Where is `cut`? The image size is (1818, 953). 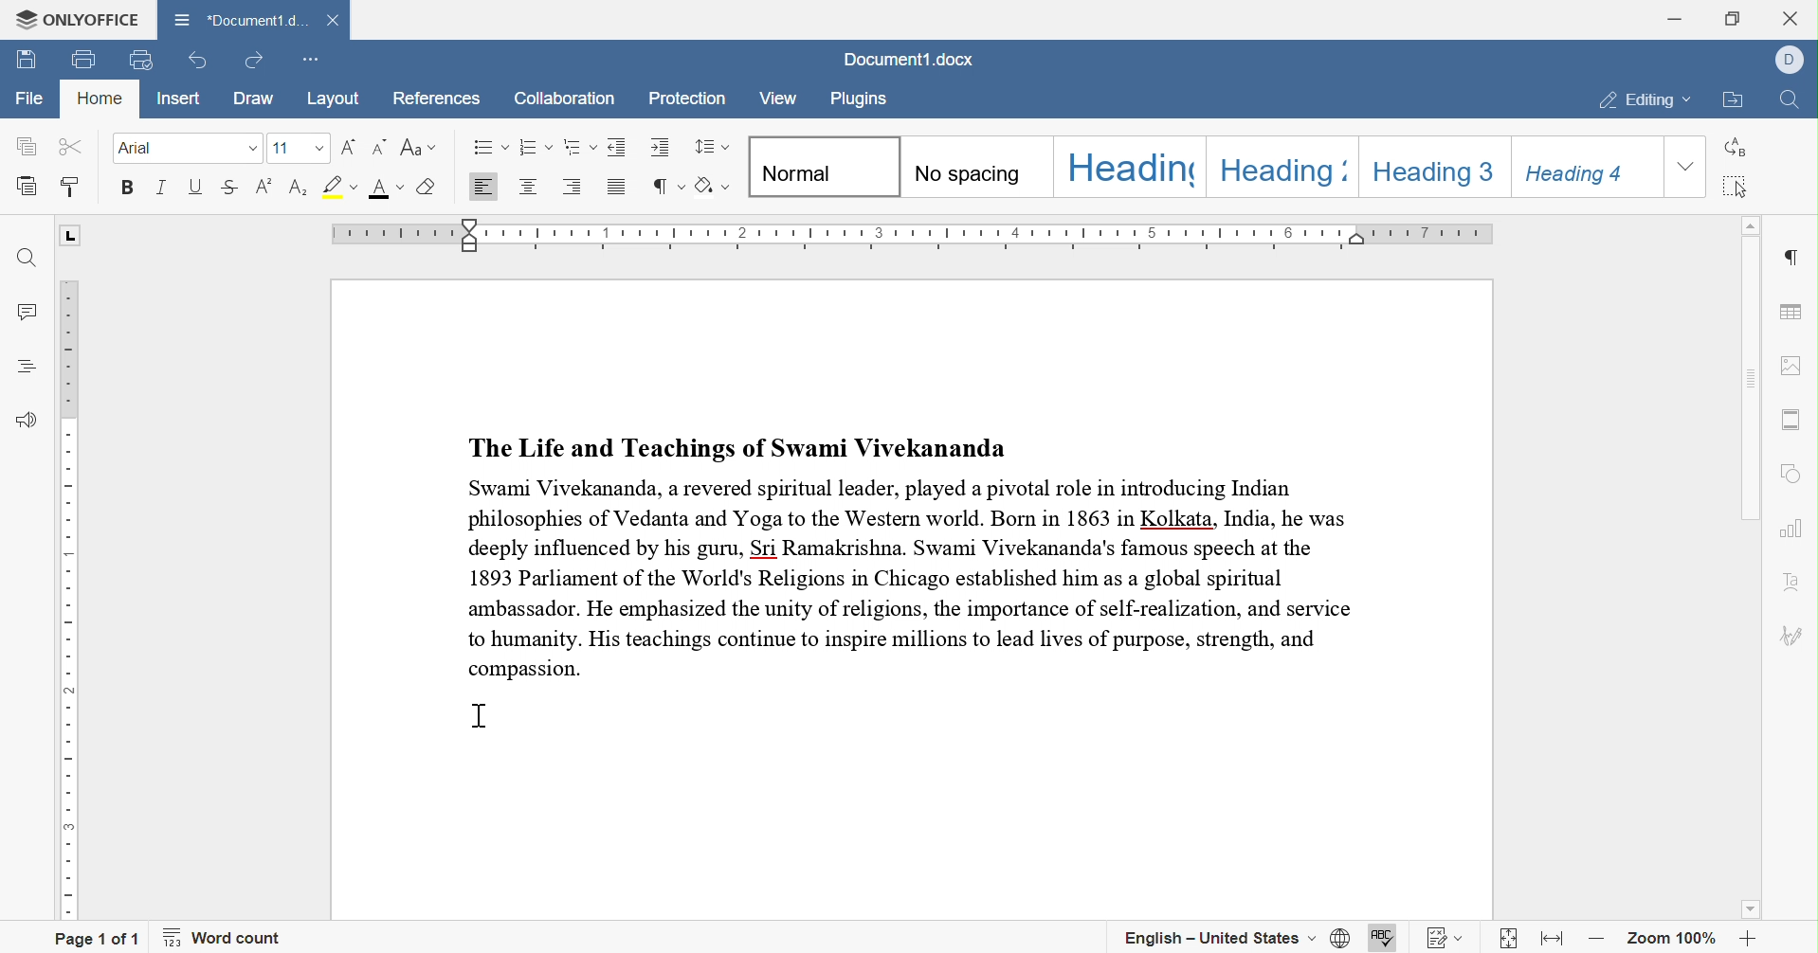
cut is located at coordinates (74, 145).